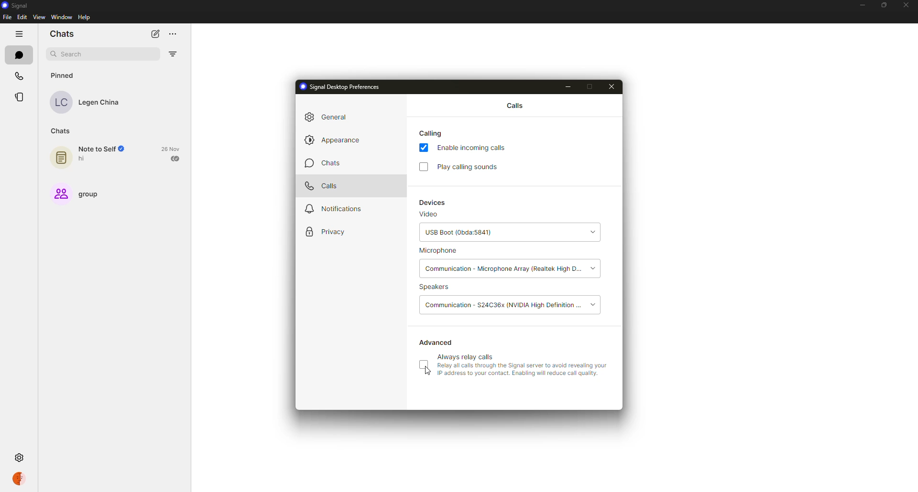 This screenshot has width=918, height=492. What do you see at coordinates (101, 149) in the screenshot?
I see `note to self` at bounding box center [101, 149].